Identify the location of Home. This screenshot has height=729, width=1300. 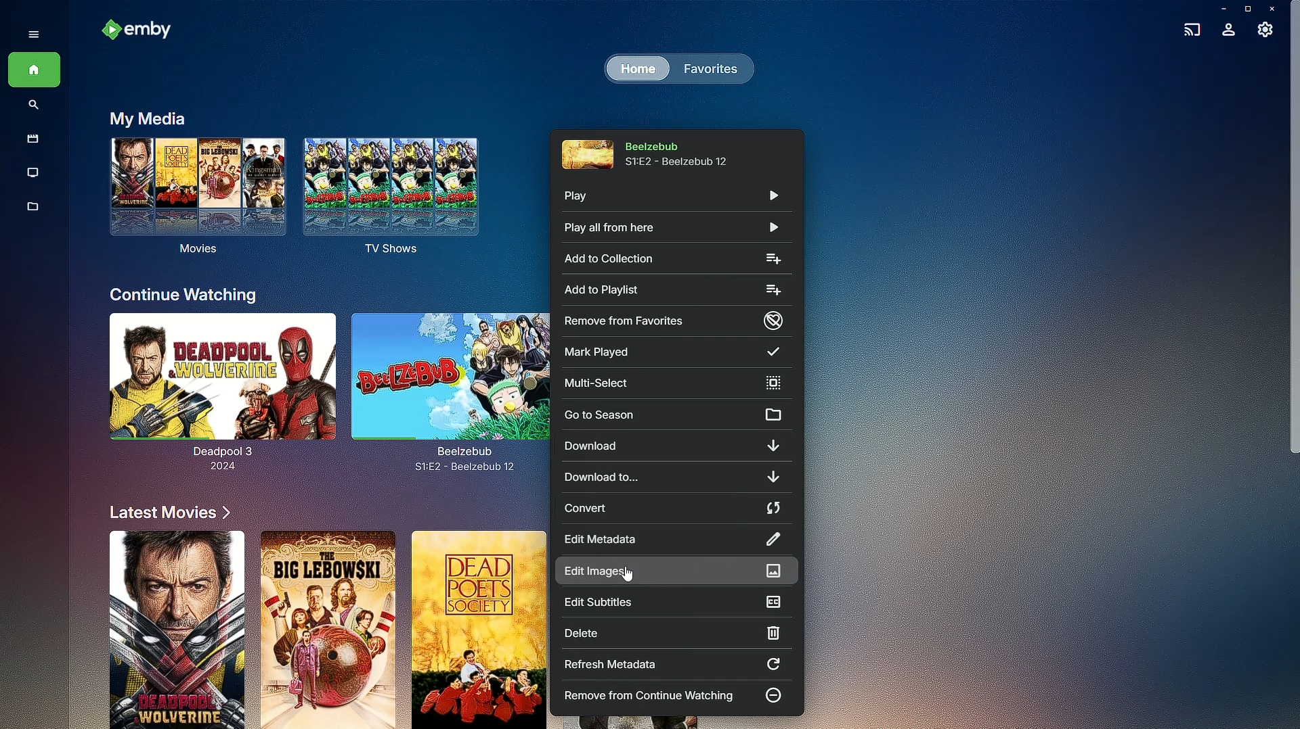
(636, 70).